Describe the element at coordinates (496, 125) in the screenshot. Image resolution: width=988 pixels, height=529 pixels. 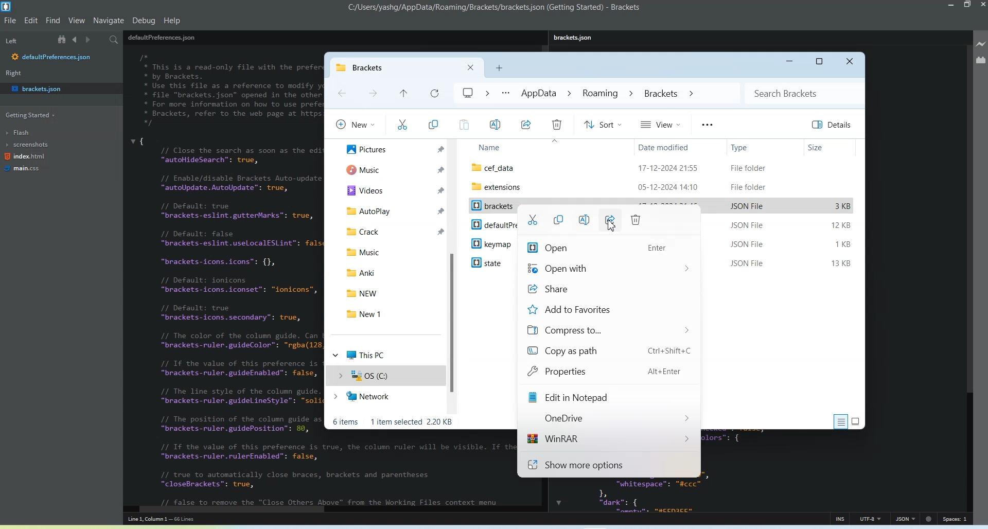
I see `Rename` at that location.